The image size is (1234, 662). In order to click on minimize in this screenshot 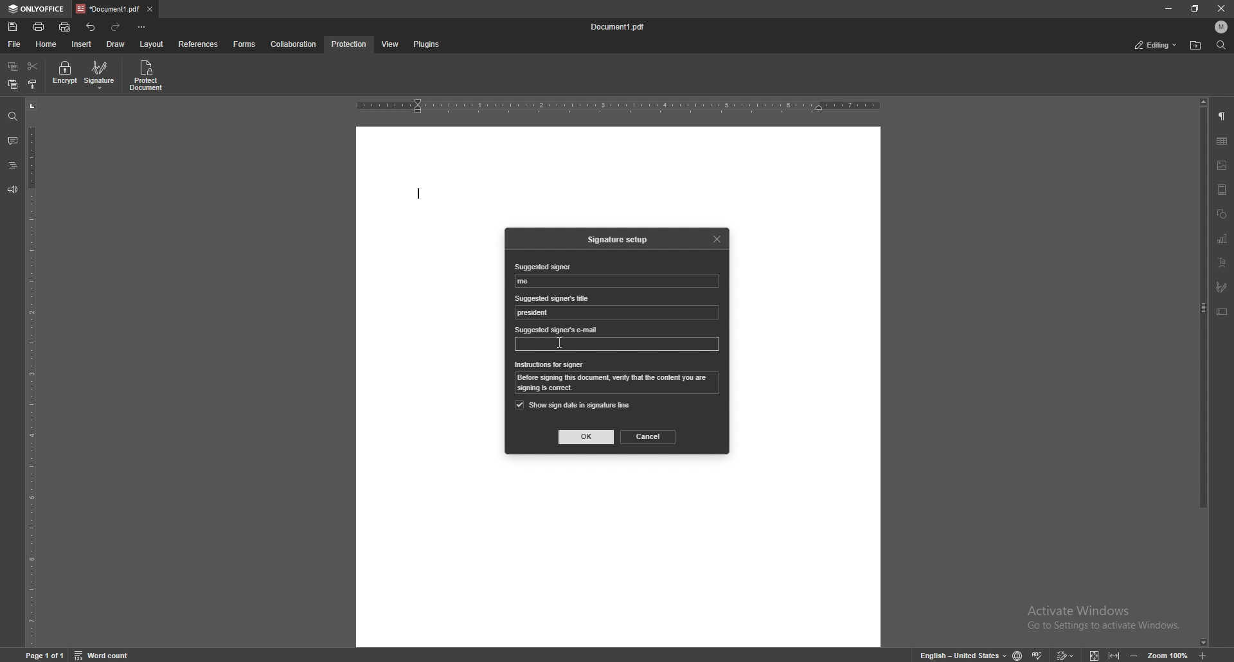, I will do `click(1168, 8)`.